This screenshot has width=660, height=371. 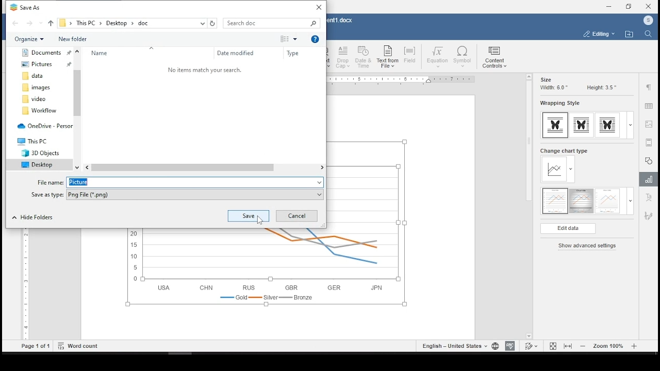 I want to click on chart settings, so click(x=650, y=180).